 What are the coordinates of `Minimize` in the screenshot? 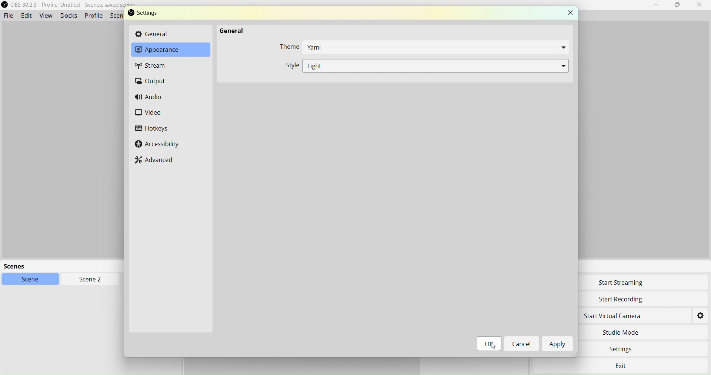 It's located at (658, 5).